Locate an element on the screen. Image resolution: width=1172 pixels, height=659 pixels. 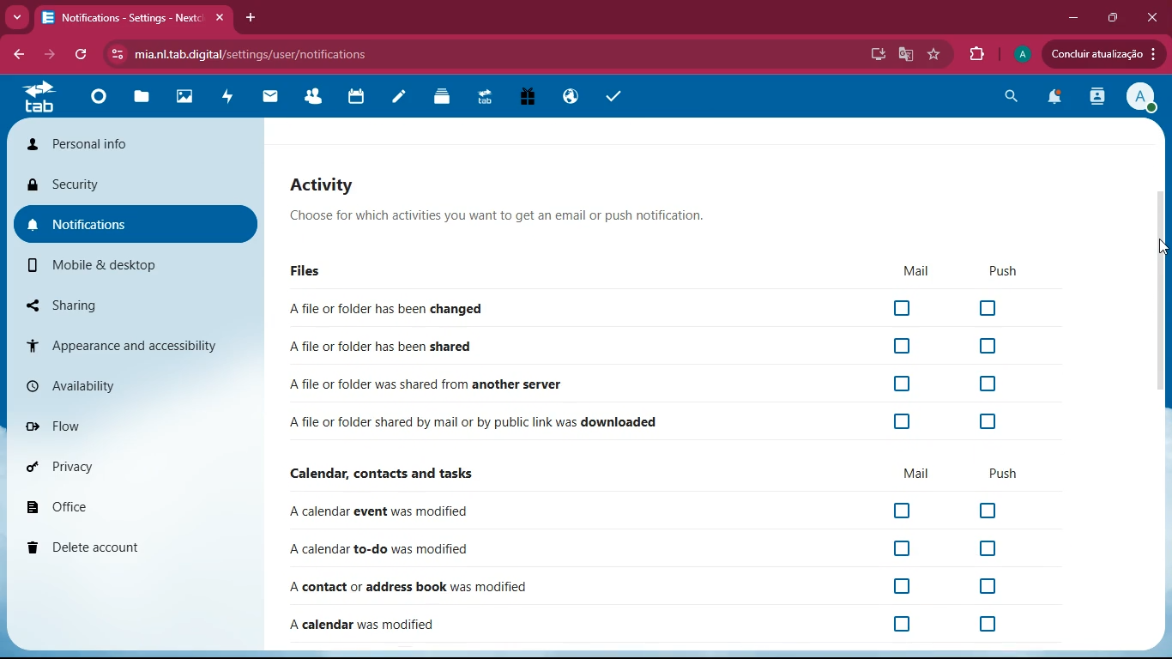
friends is located at coordinates (314, 94).